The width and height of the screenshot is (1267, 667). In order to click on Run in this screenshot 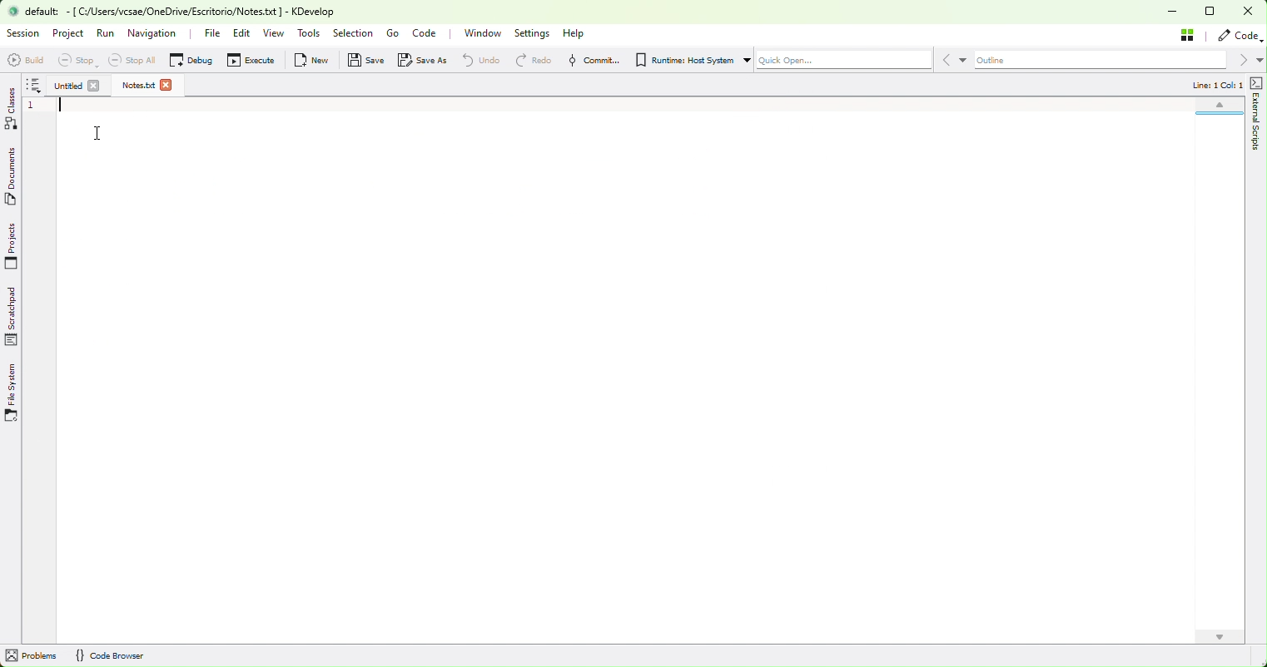, I will do `click(108, 33)`.